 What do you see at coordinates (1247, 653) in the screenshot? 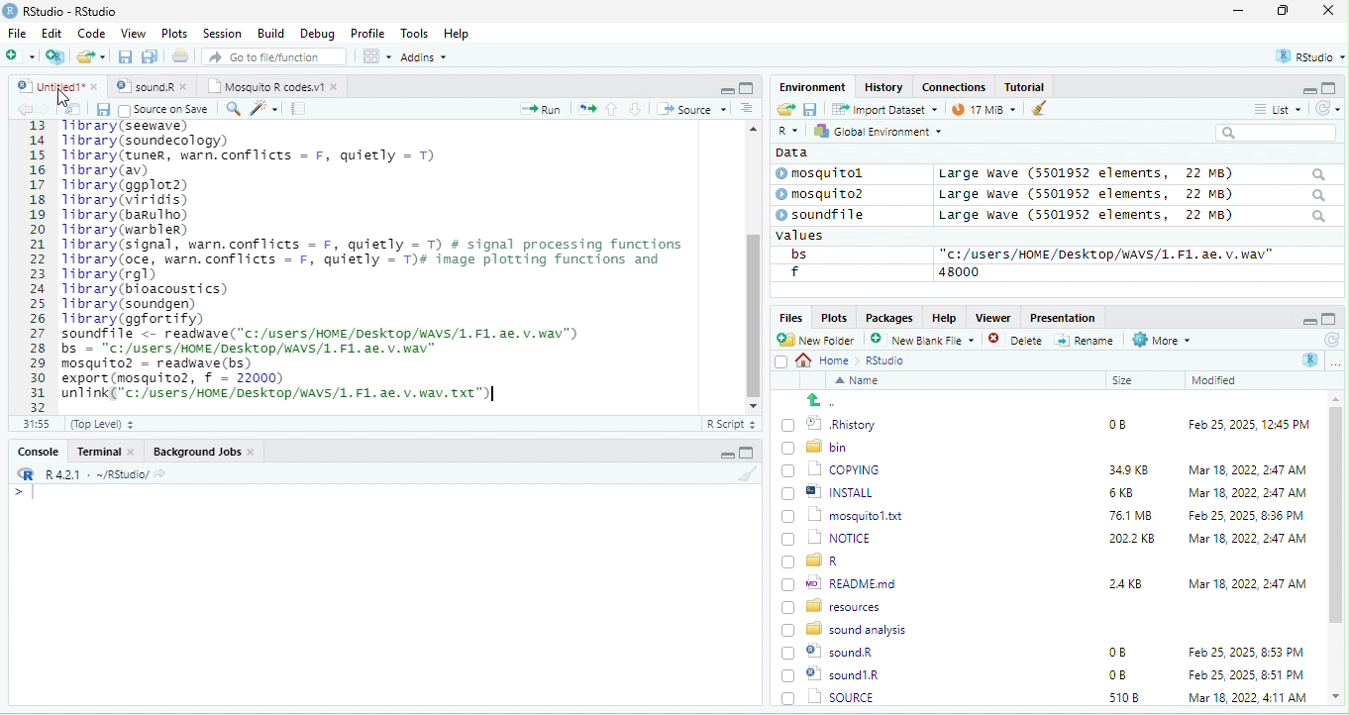
I see `Feb 25, 2025, 8:51 PM` at bounding box center [1247, 653].